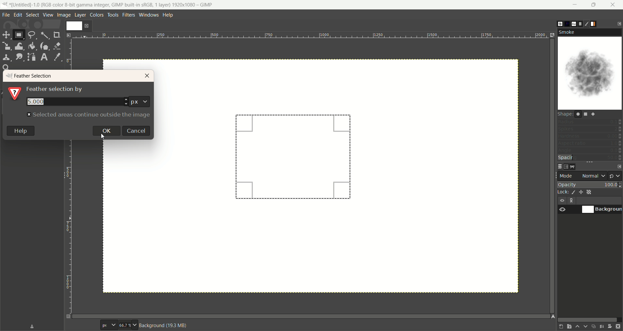 The width and height of the screenshot is (623, 331). Describe the element at coordinates (148, 77) in the screenshot. I see `close` at that location.